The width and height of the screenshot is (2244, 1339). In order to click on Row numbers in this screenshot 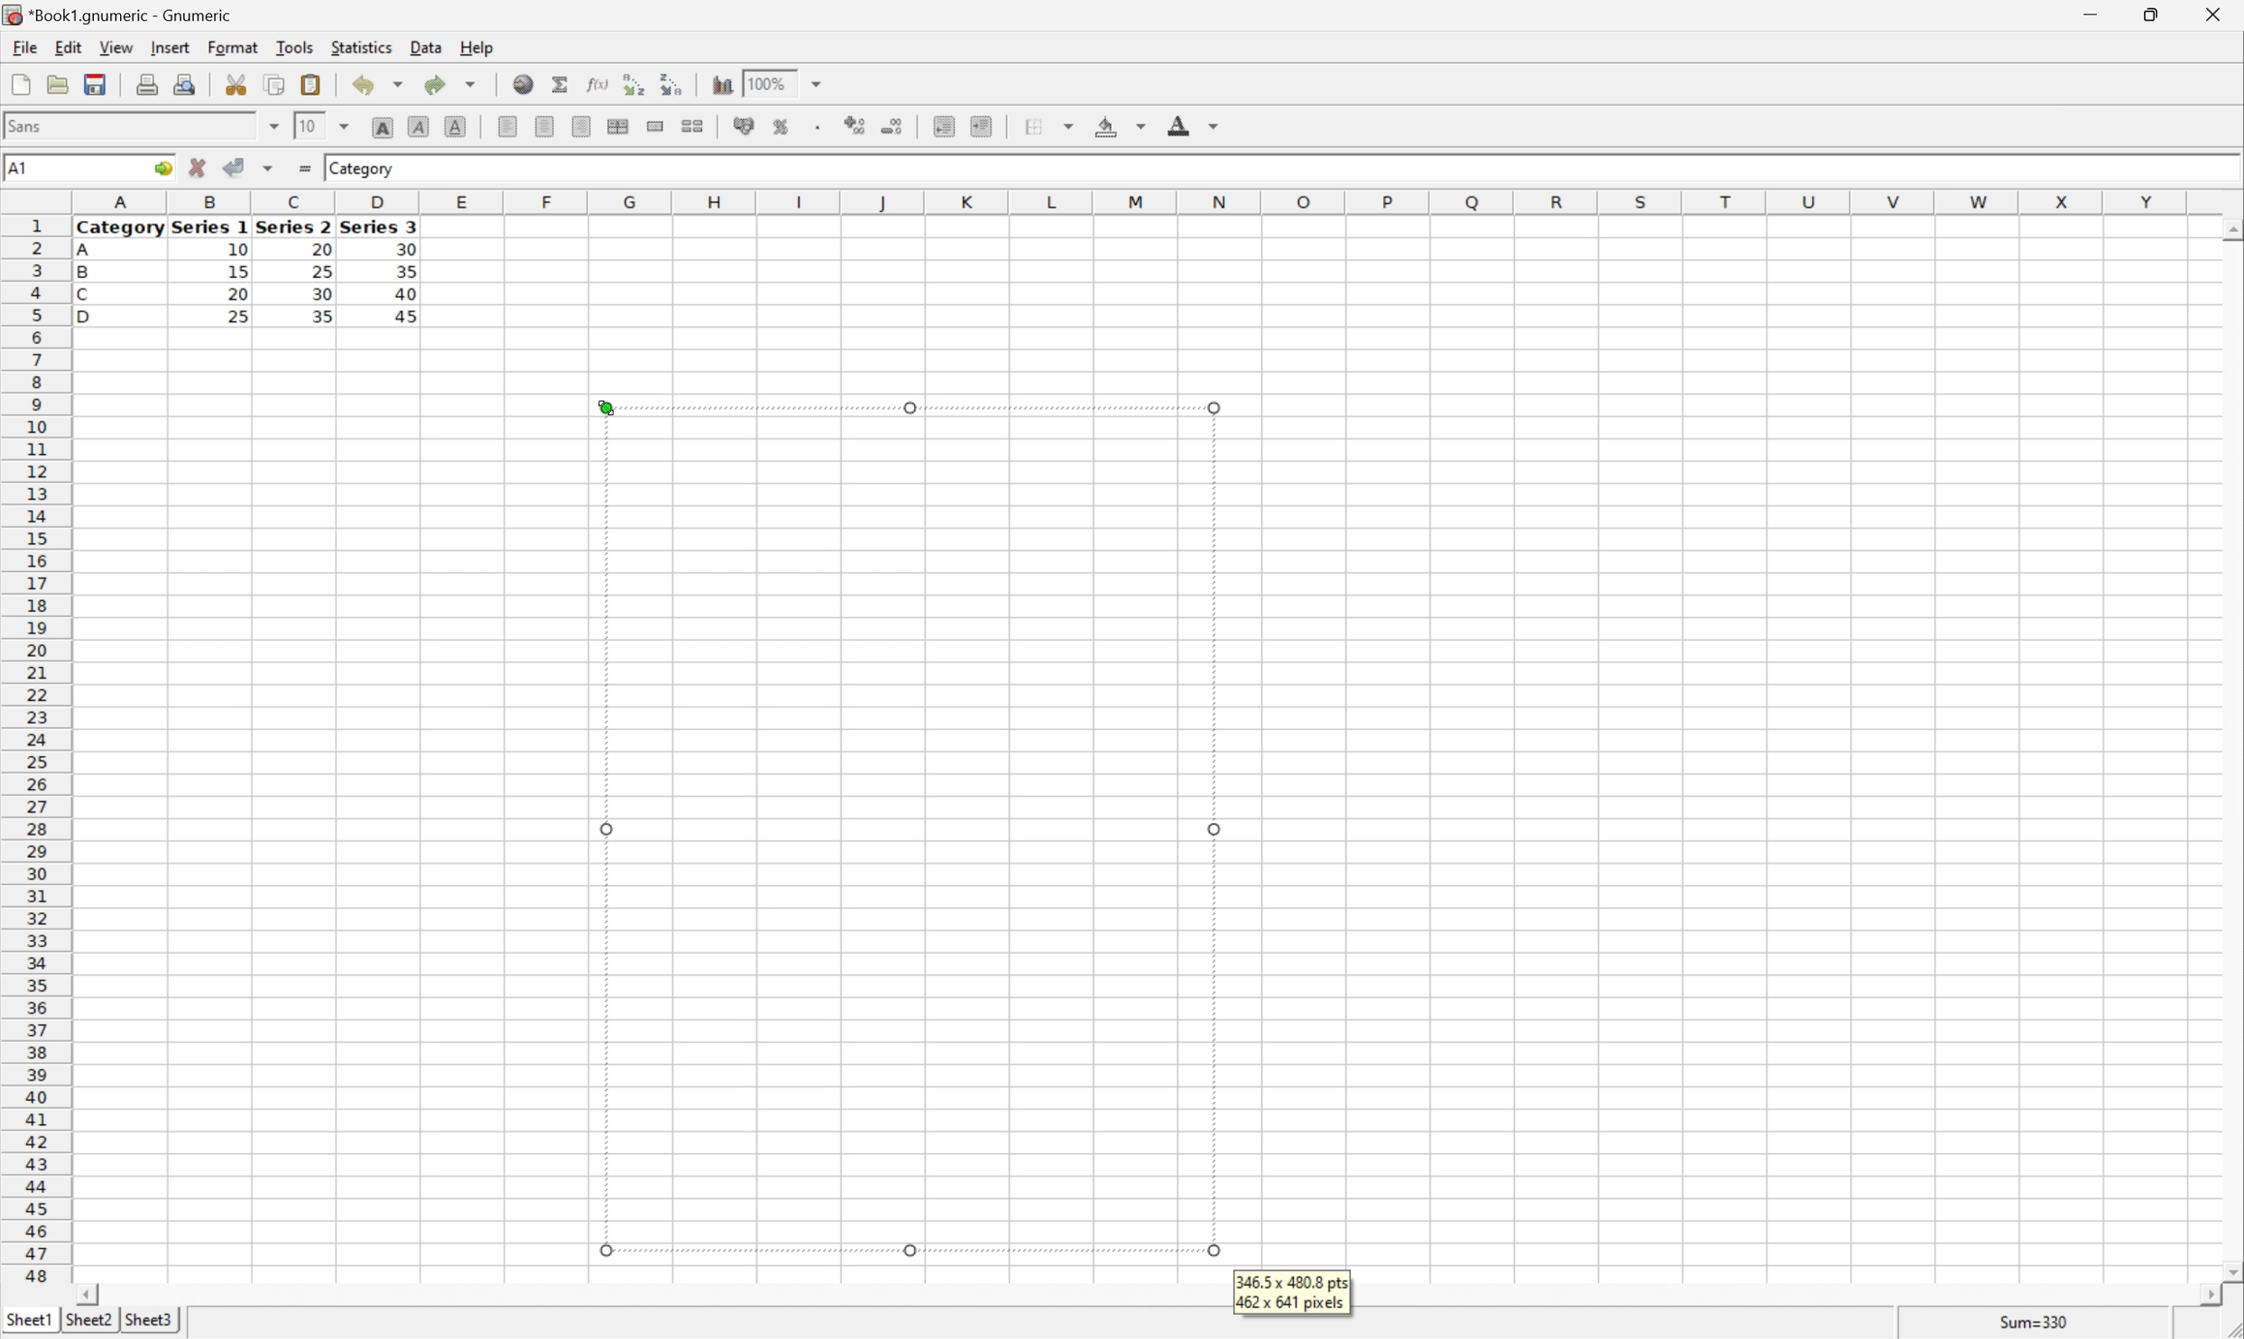, I will do `click(33, 749)`.